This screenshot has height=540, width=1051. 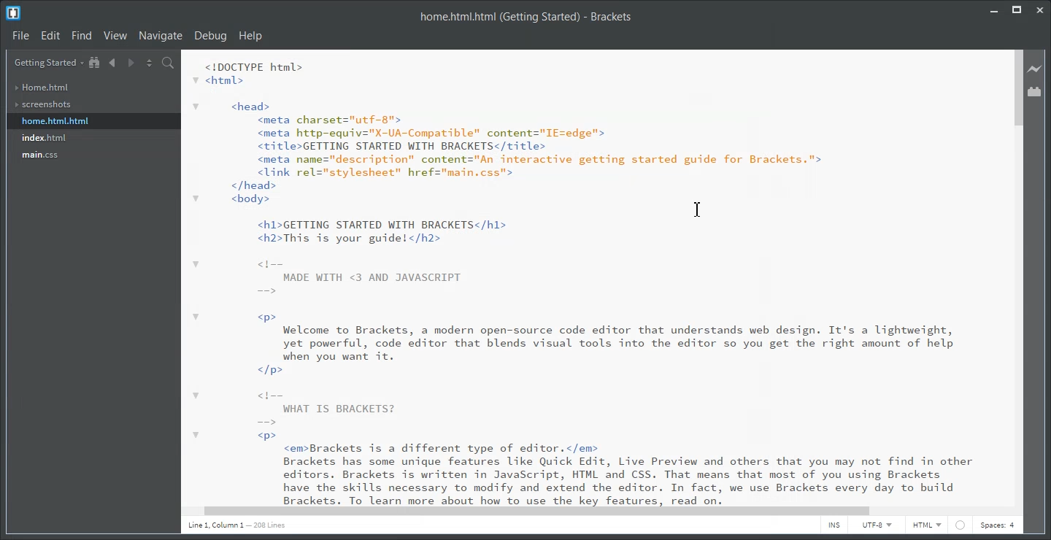 What do you see at coordinates (169, 63) in the screenshot?
I see `Find in Files` at bounding box center [169, 63].